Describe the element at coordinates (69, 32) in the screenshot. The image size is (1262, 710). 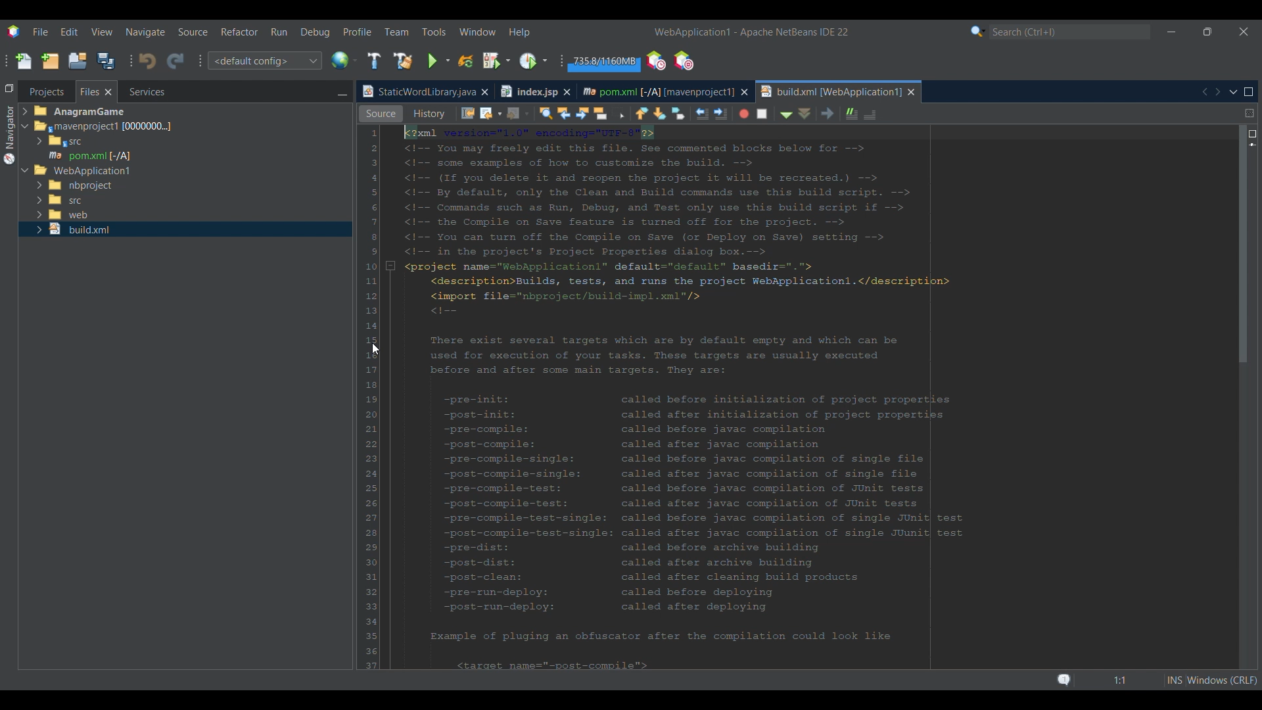
I see `Edit menu` at that location.